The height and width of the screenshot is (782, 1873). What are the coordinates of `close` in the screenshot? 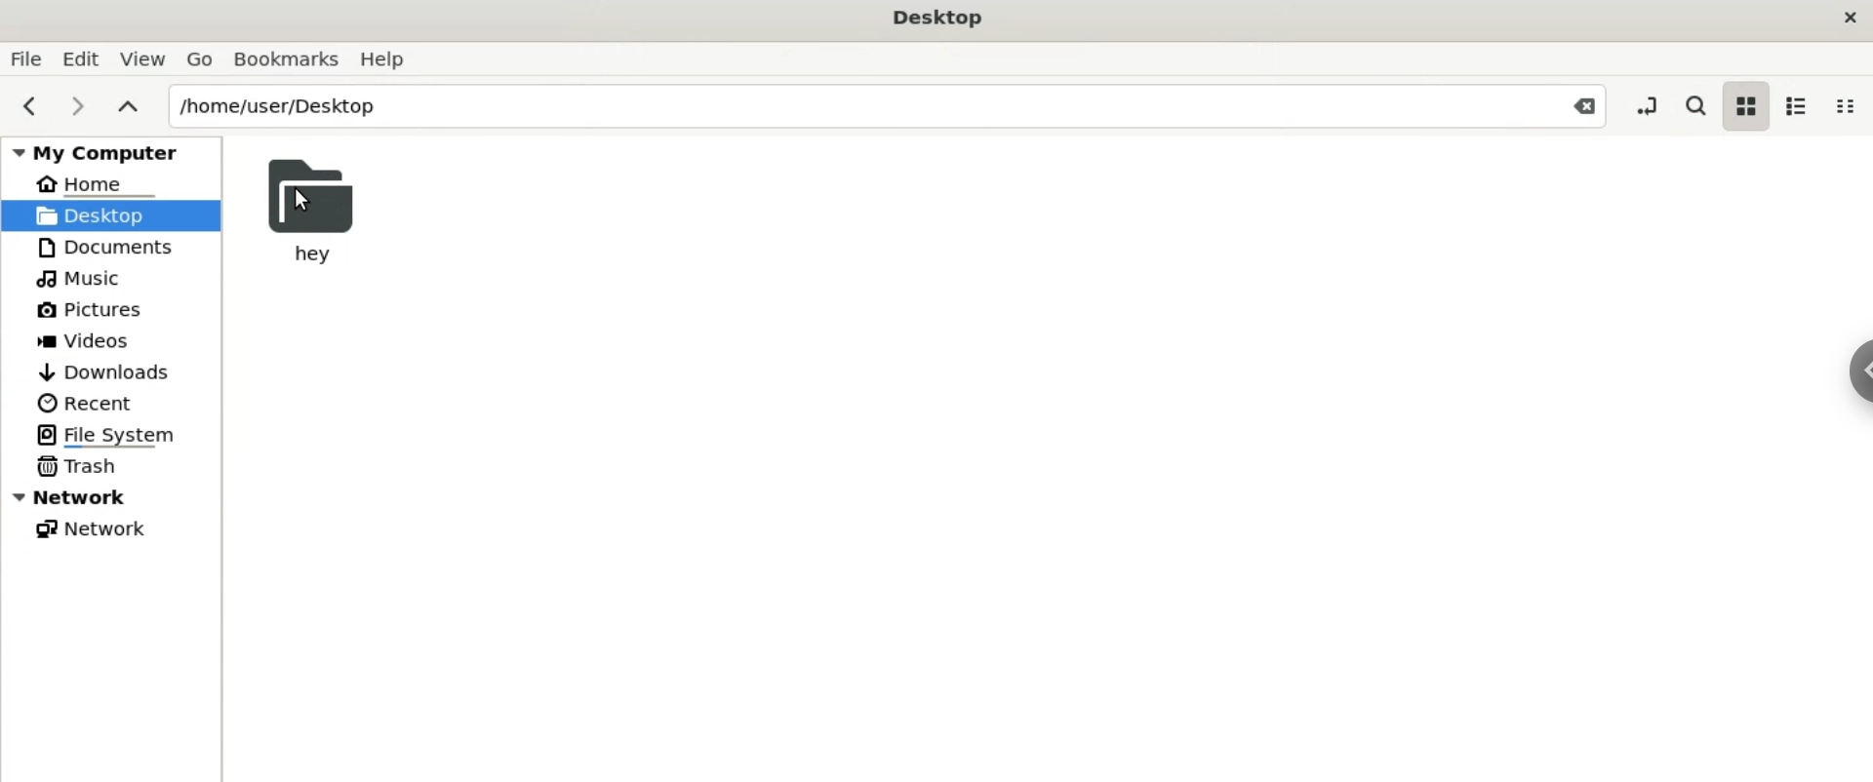 It's located at (1852, 19).